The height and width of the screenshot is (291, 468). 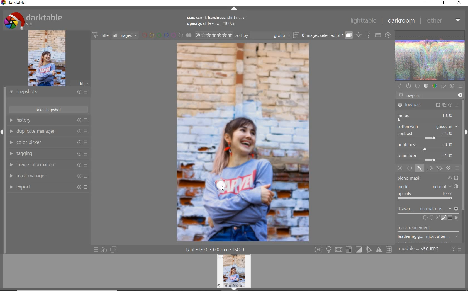 I want to click on enable online help, so click(x=369, y=35).